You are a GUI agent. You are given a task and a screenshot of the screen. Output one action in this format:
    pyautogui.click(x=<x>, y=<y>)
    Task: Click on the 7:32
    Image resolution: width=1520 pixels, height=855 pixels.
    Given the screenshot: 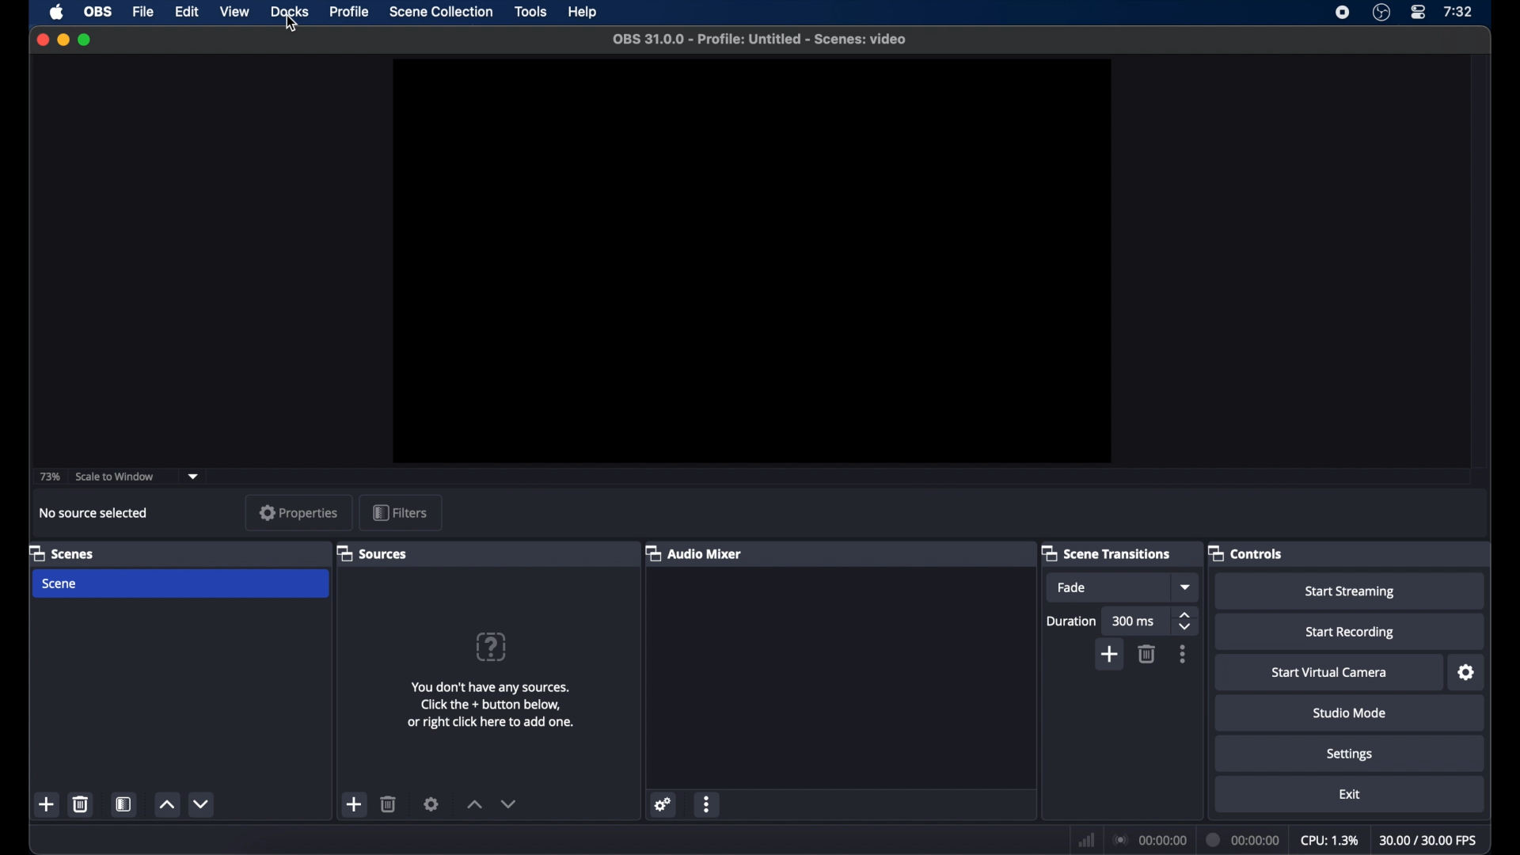 What is the action you would take?
    pyautogui.click(x=1458, y=12)
    